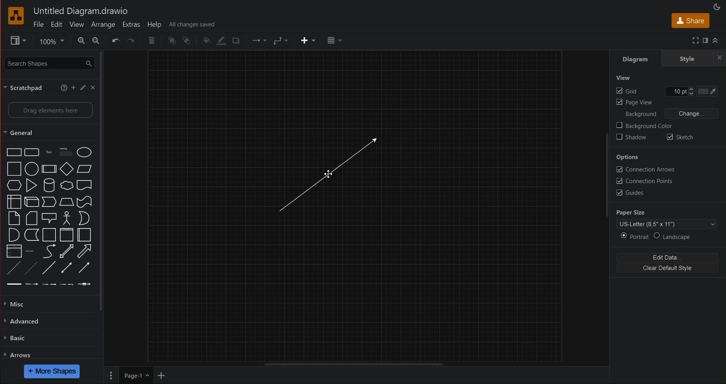 This screenshot has height=384, width=726. Describe the element at coordinates (627, 194) in the screenshot. I see `Guides` at that location.